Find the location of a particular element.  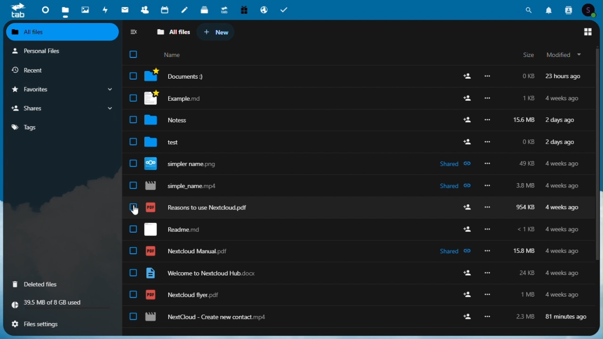

scroll bar is located at coordinates (599, 154).